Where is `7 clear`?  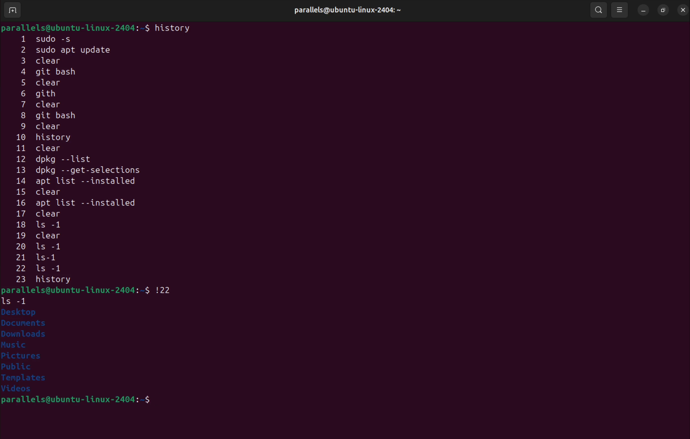
7 clear is located at coordinates (47, 105).